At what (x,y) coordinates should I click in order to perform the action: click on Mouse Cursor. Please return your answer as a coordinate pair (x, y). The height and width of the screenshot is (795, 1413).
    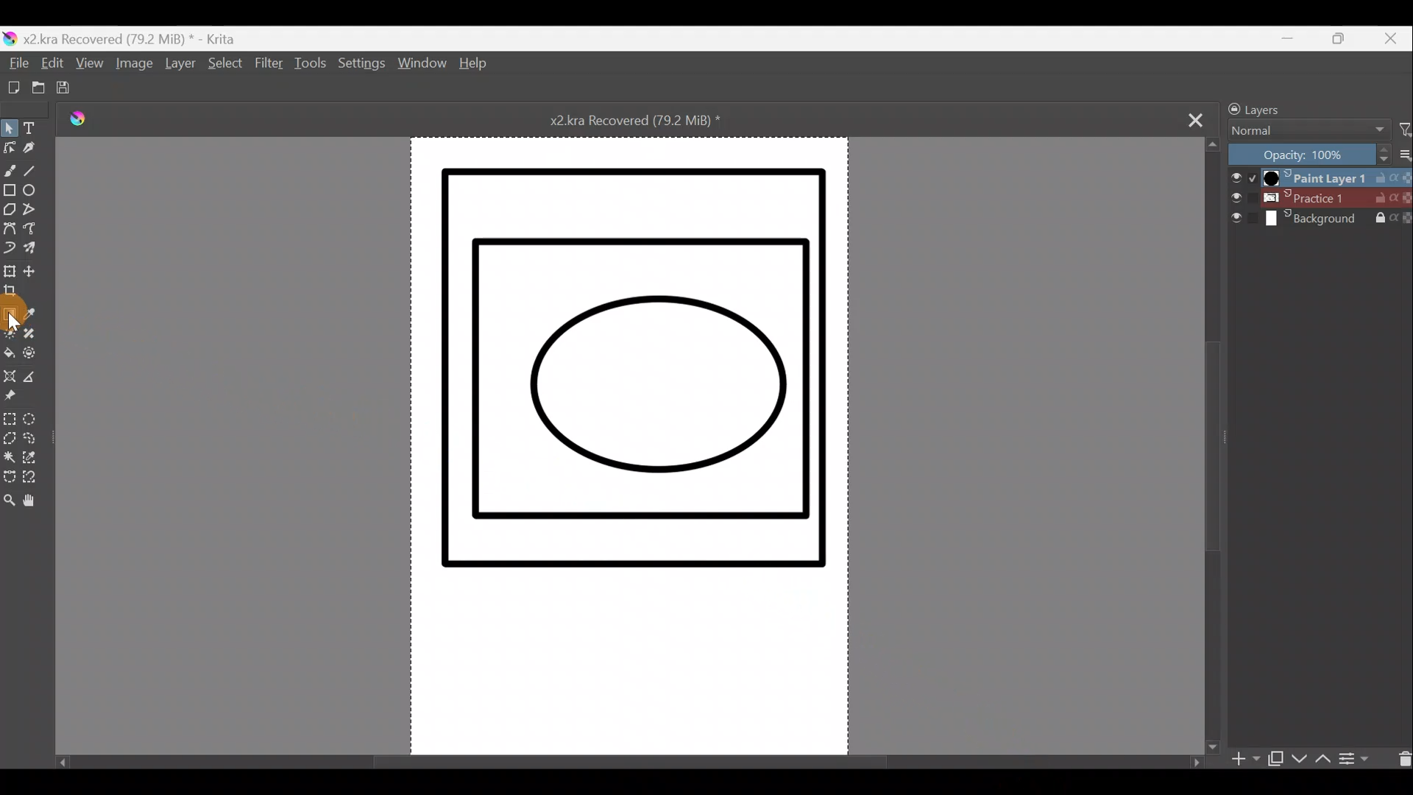
    Looking at the image, I should click on (16, 325).